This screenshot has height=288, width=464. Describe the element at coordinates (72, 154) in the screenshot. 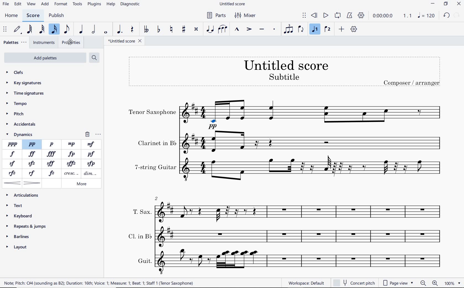

I see `FP (FORTEPIANO)` at that location.